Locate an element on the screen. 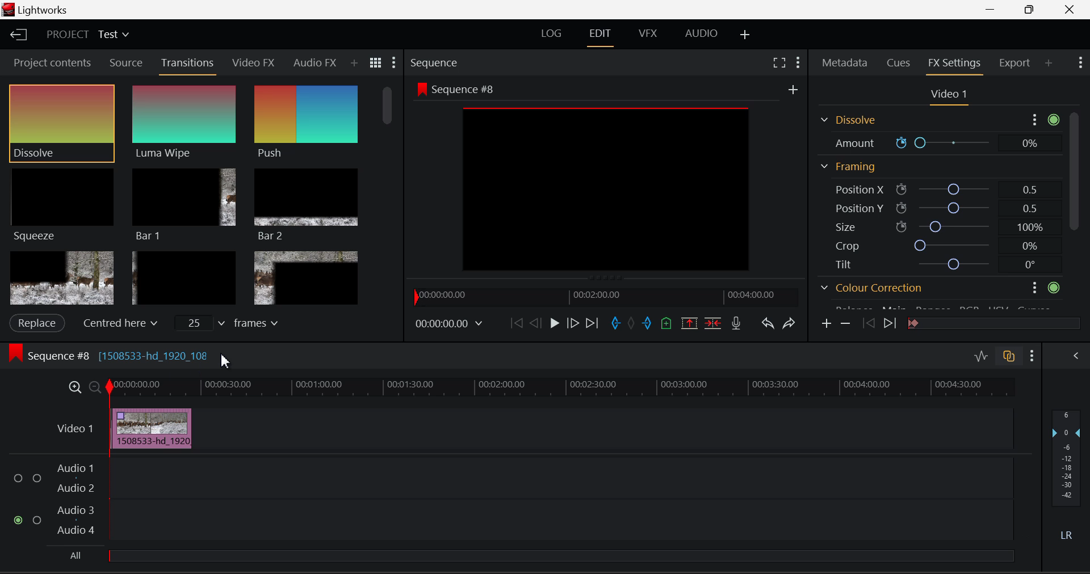 The width and height of the screenshot is (1090, 574). Show Settings is located at coordinates (1032, 356).